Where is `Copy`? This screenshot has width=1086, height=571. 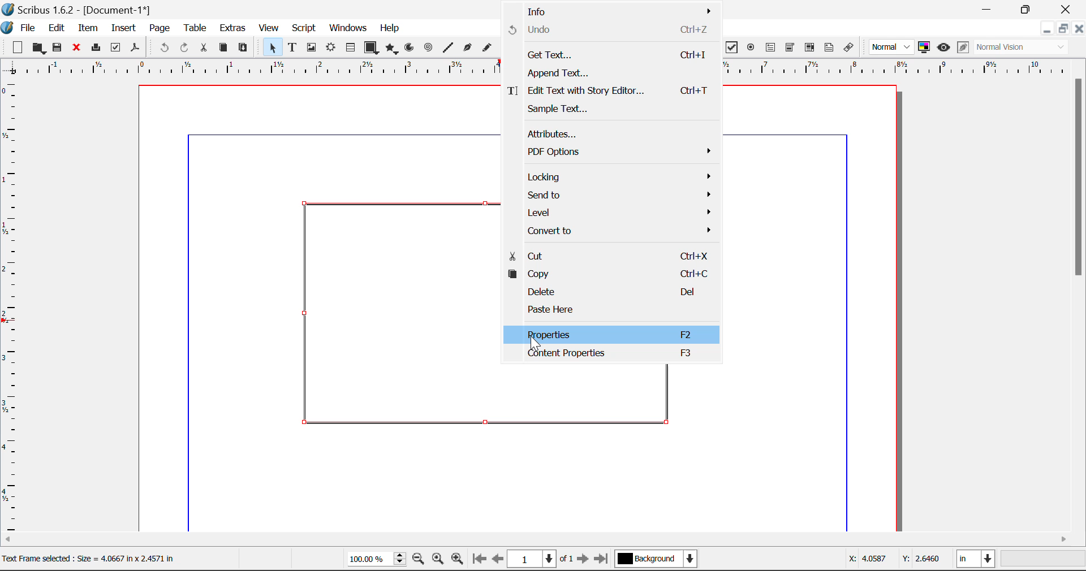 Copy is located at coordinates (610, 275).